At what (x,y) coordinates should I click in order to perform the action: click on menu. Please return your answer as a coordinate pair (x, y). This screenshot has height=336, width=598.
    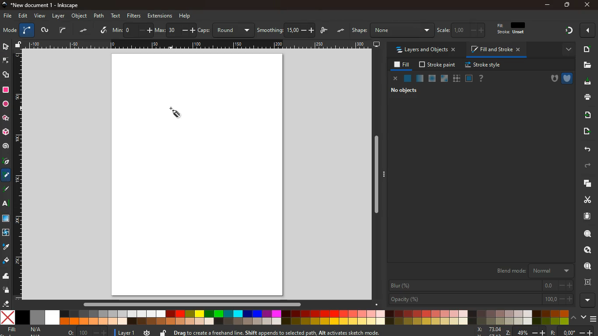
    Looking at the image, I should click on (594, 319).